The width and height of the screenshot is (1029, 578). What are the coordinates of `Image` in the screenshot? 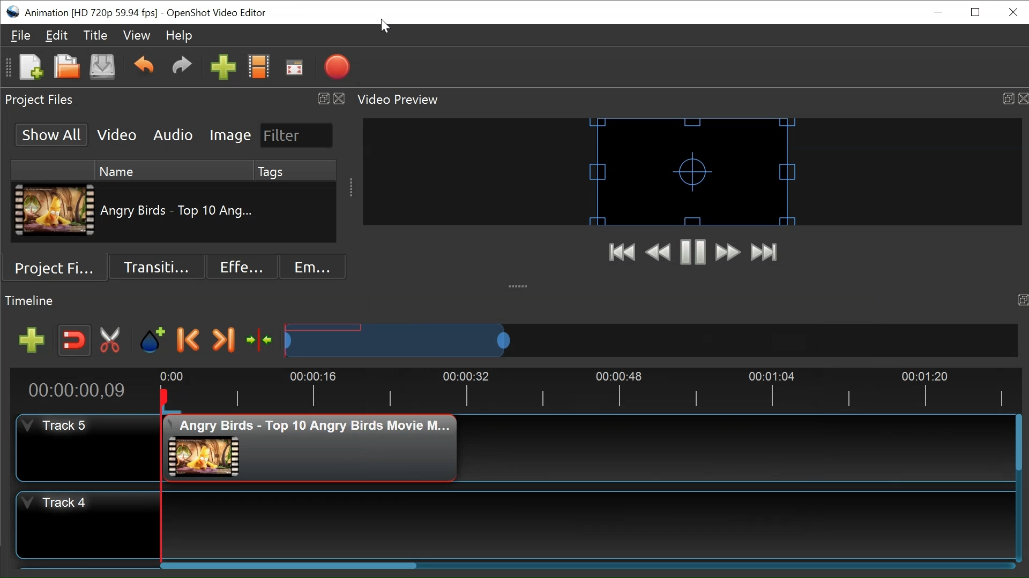 It's located at (231, 135).